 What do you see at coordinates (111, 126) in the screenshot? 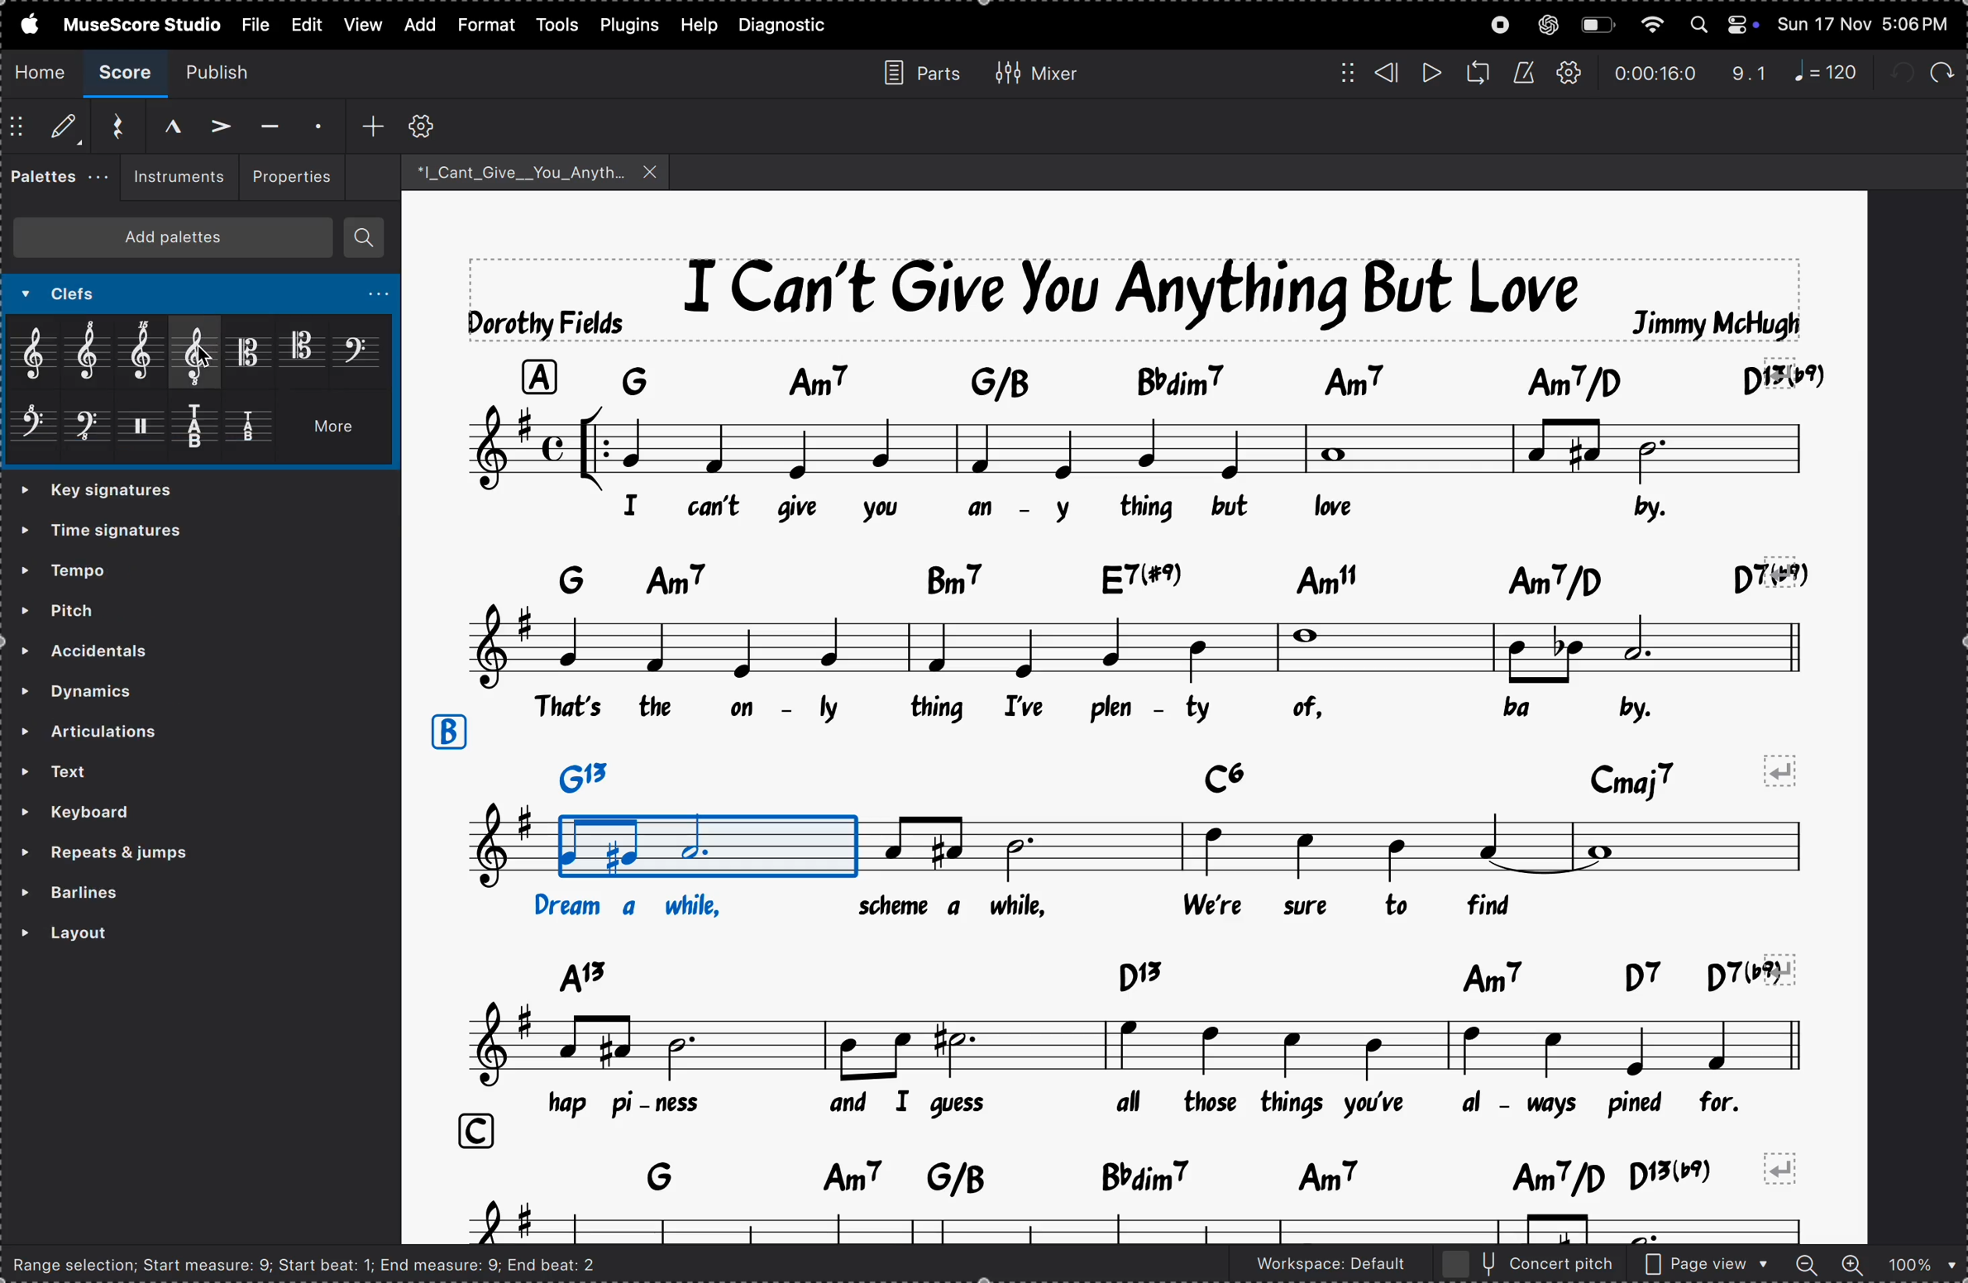
I see `reset` at bounding box center [111, 126].